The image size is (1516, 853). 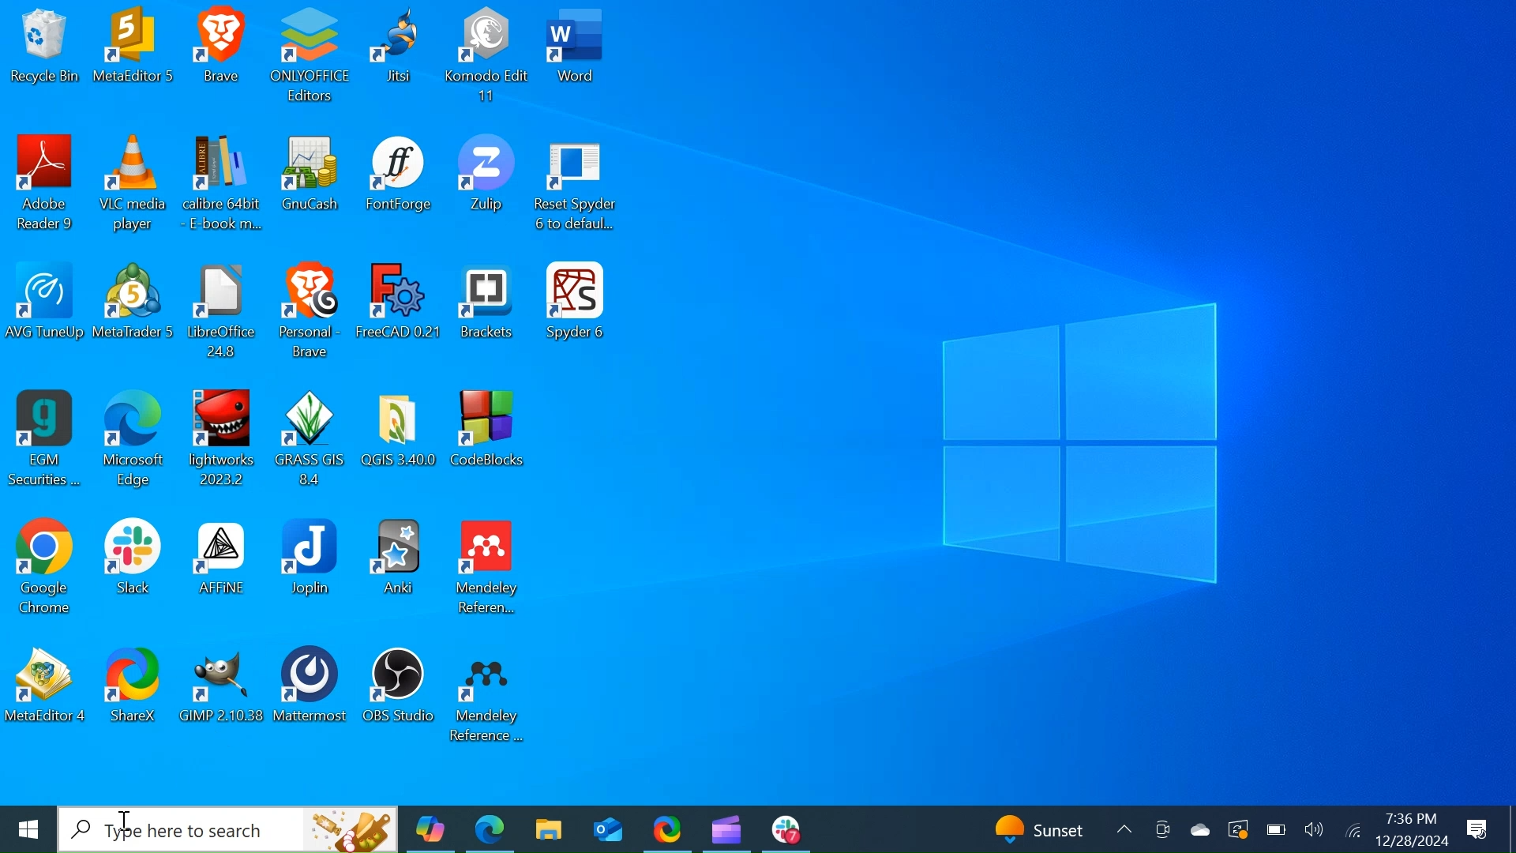 I want to click on Notification, so click(x=1480, y=831).